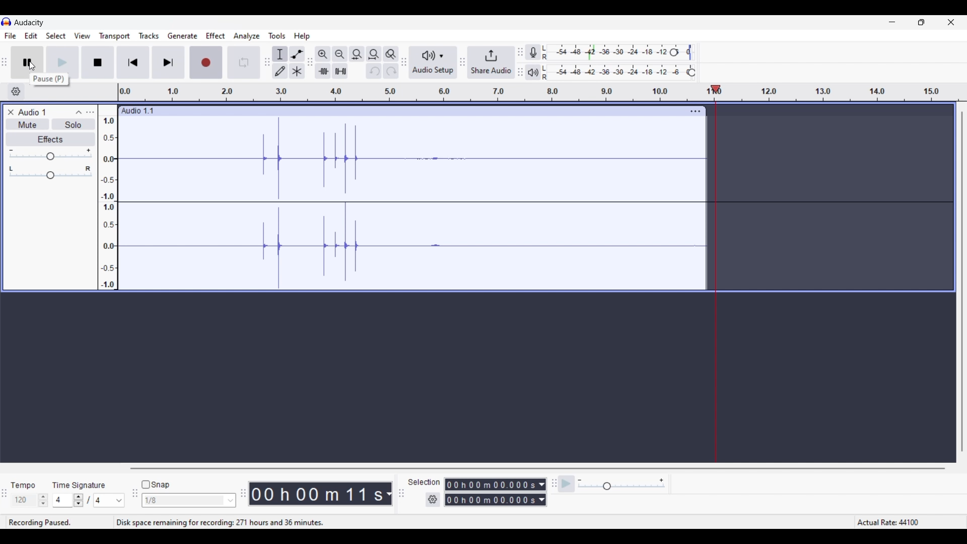  What do you see at coordinates (27, 124) in the screenshot?
I see `Mute` at bounding box center [27, 124].